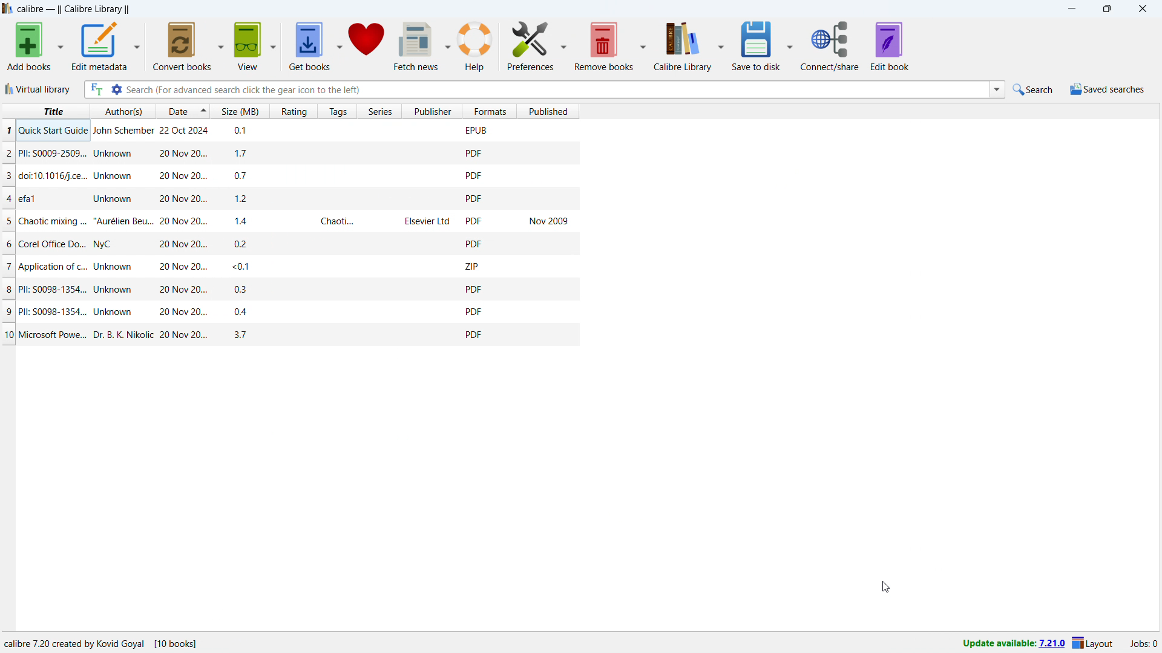 The width and height of the screenshot is (1162, 653). Describe the element at coordinates (564, 45) in the screenshot. I see `preferences options` at that location.